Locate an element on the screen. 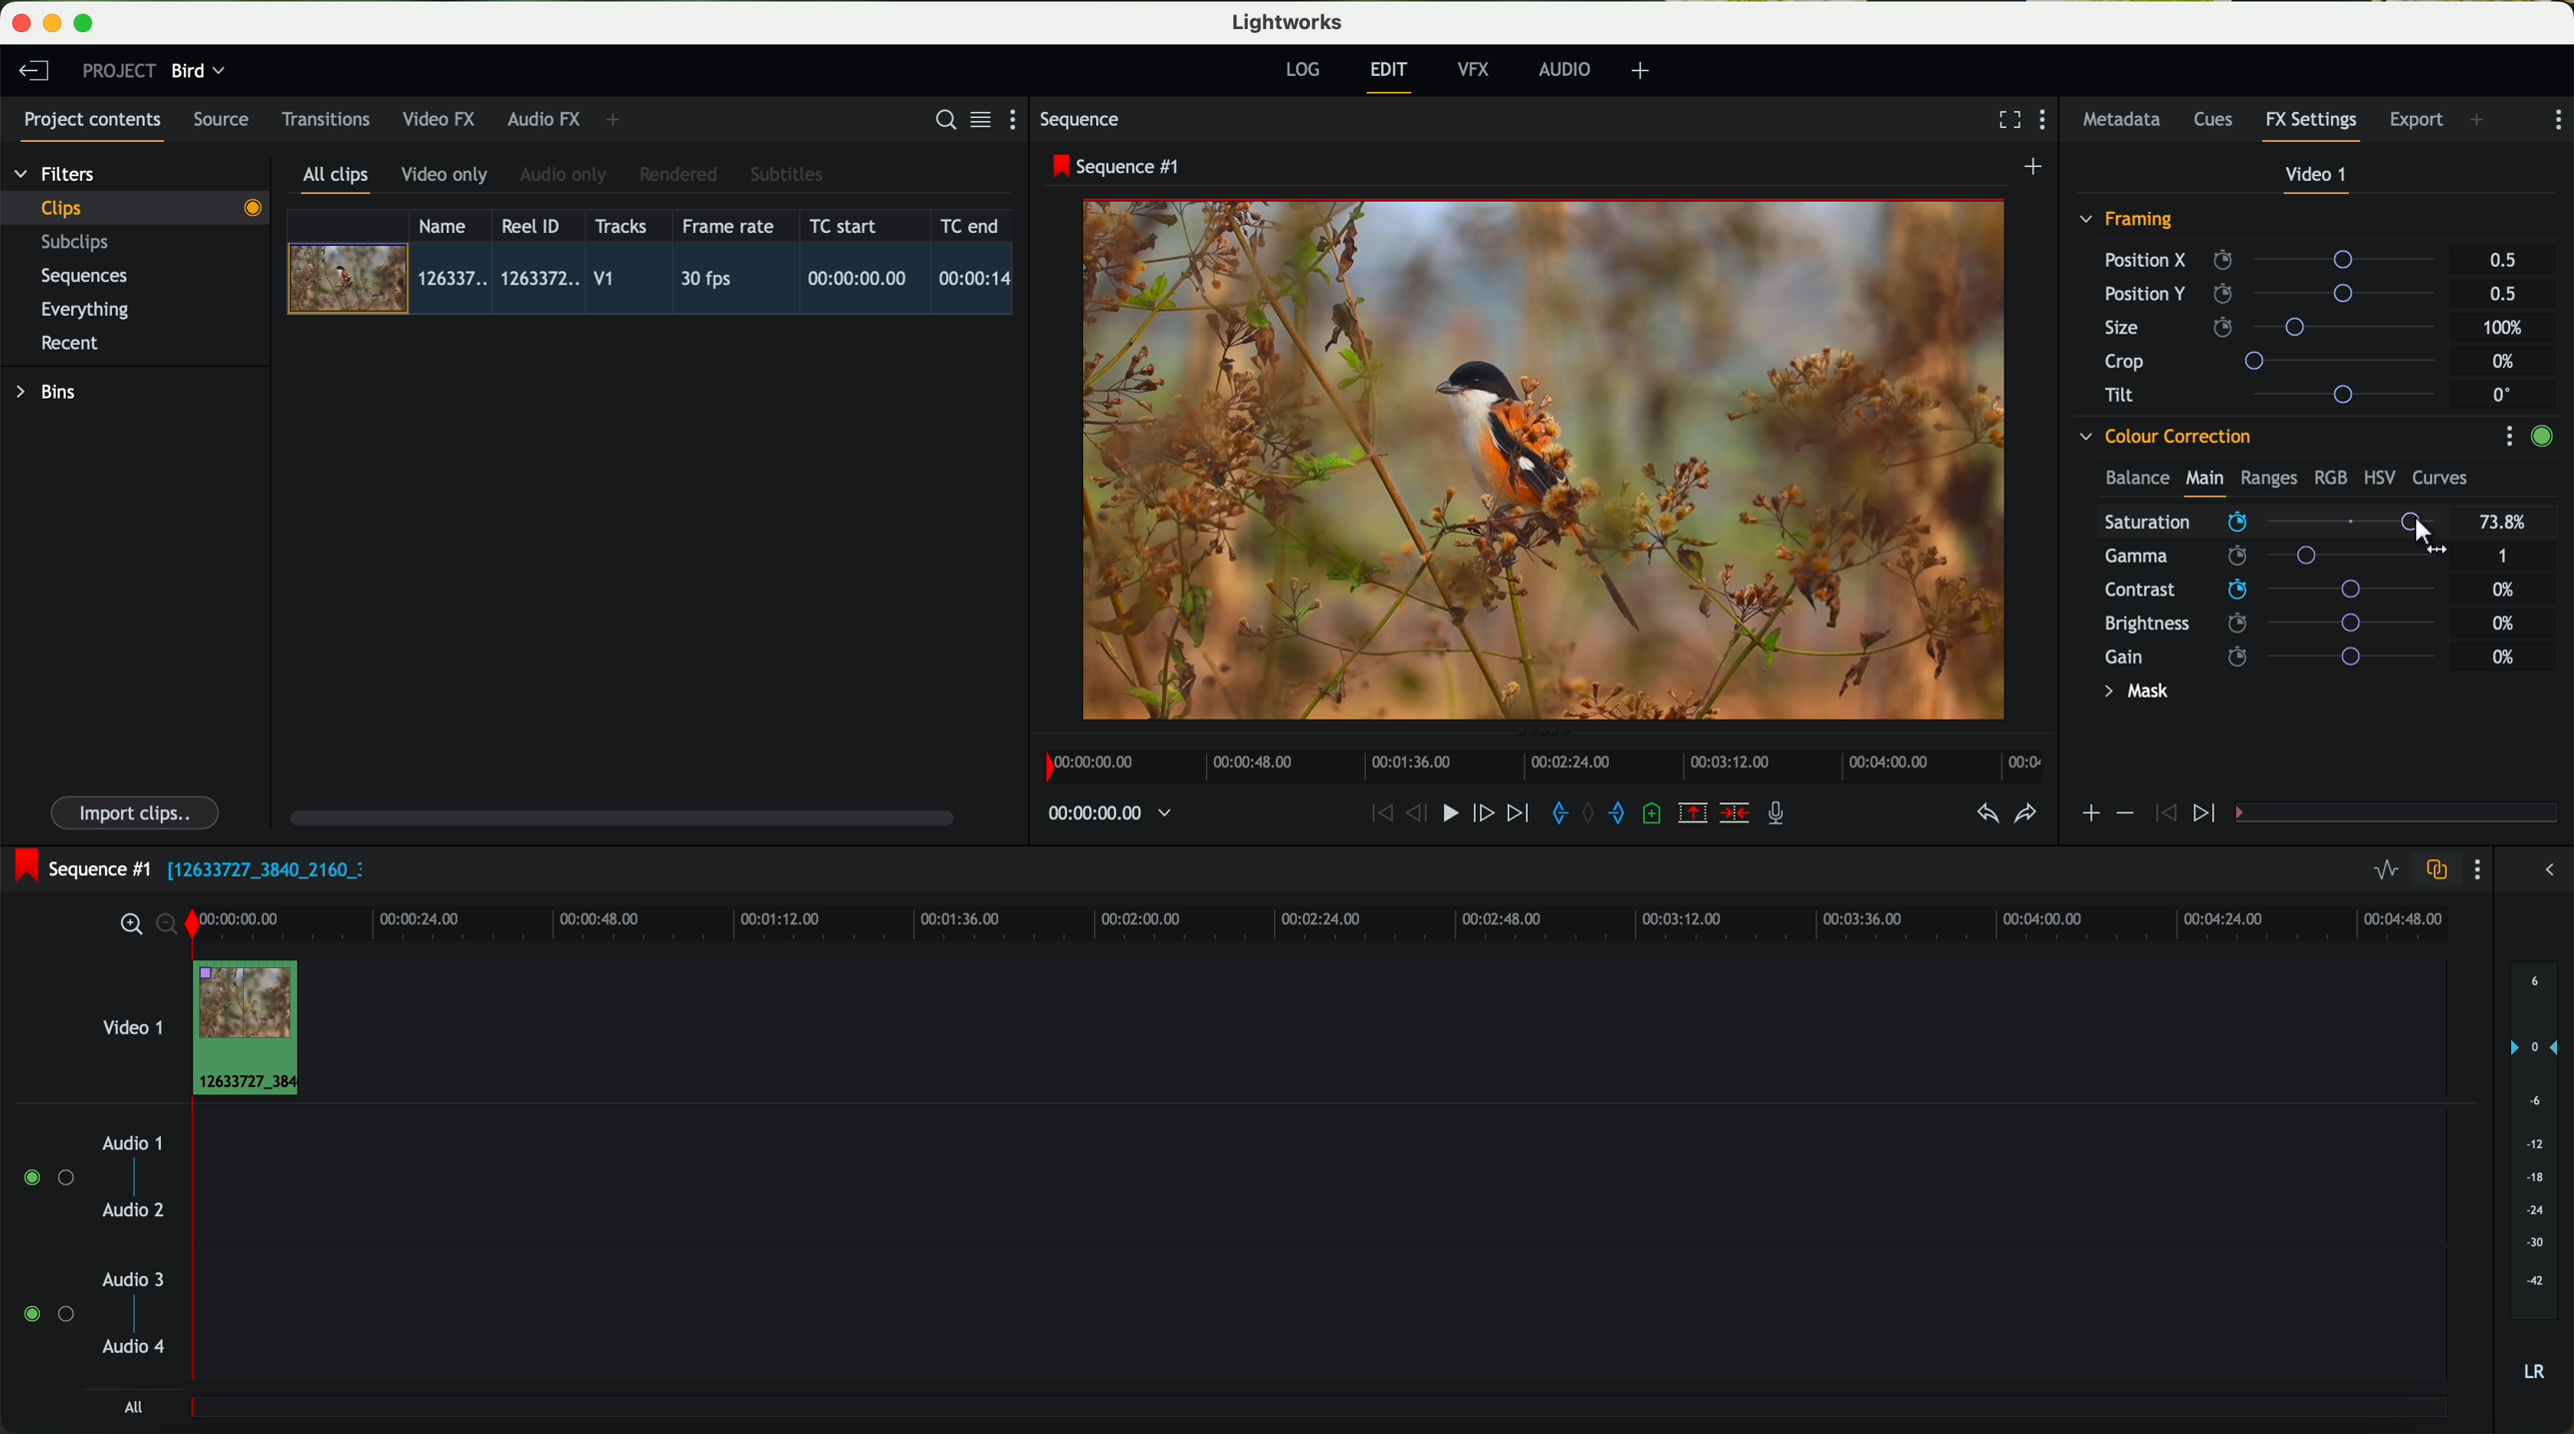  video FX is located at coordinates (444, 119).